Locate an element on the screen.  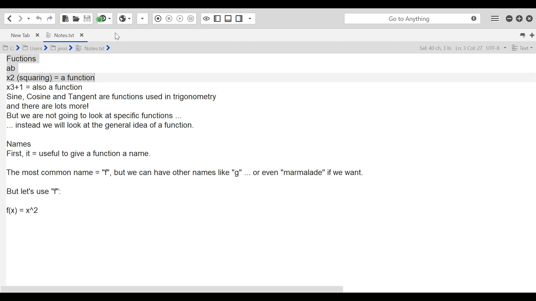
Current Tab is located at coordinates (65, 35).